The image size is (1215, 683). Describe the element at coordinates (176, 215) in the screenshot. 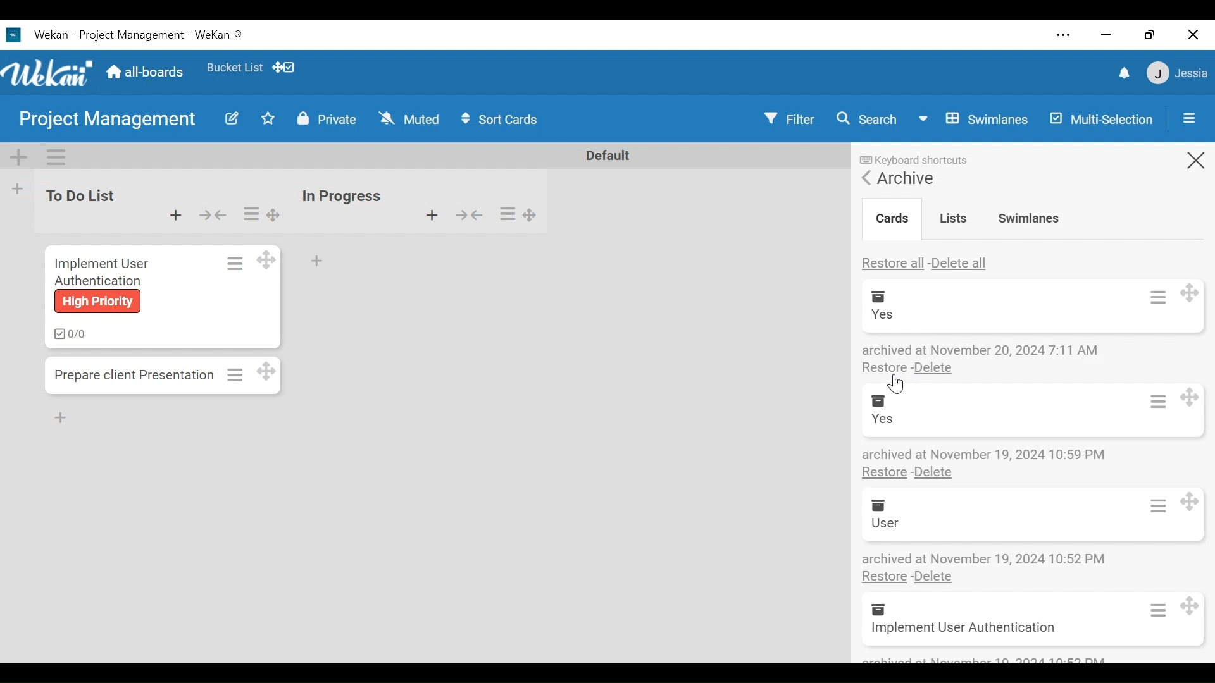

I see `Add Card to top of the list` at that location.